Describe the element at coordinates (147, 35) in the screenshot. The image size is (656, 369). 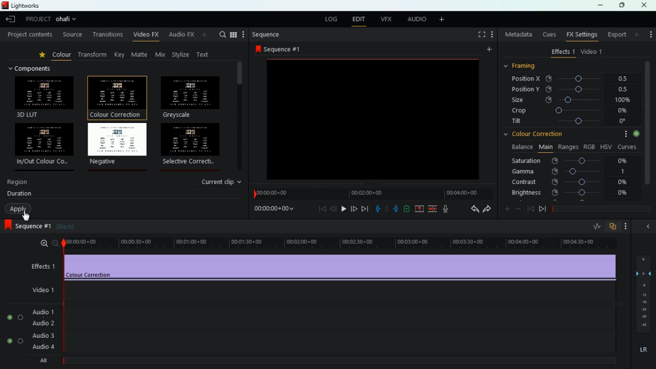
I see `video fx` at that location.